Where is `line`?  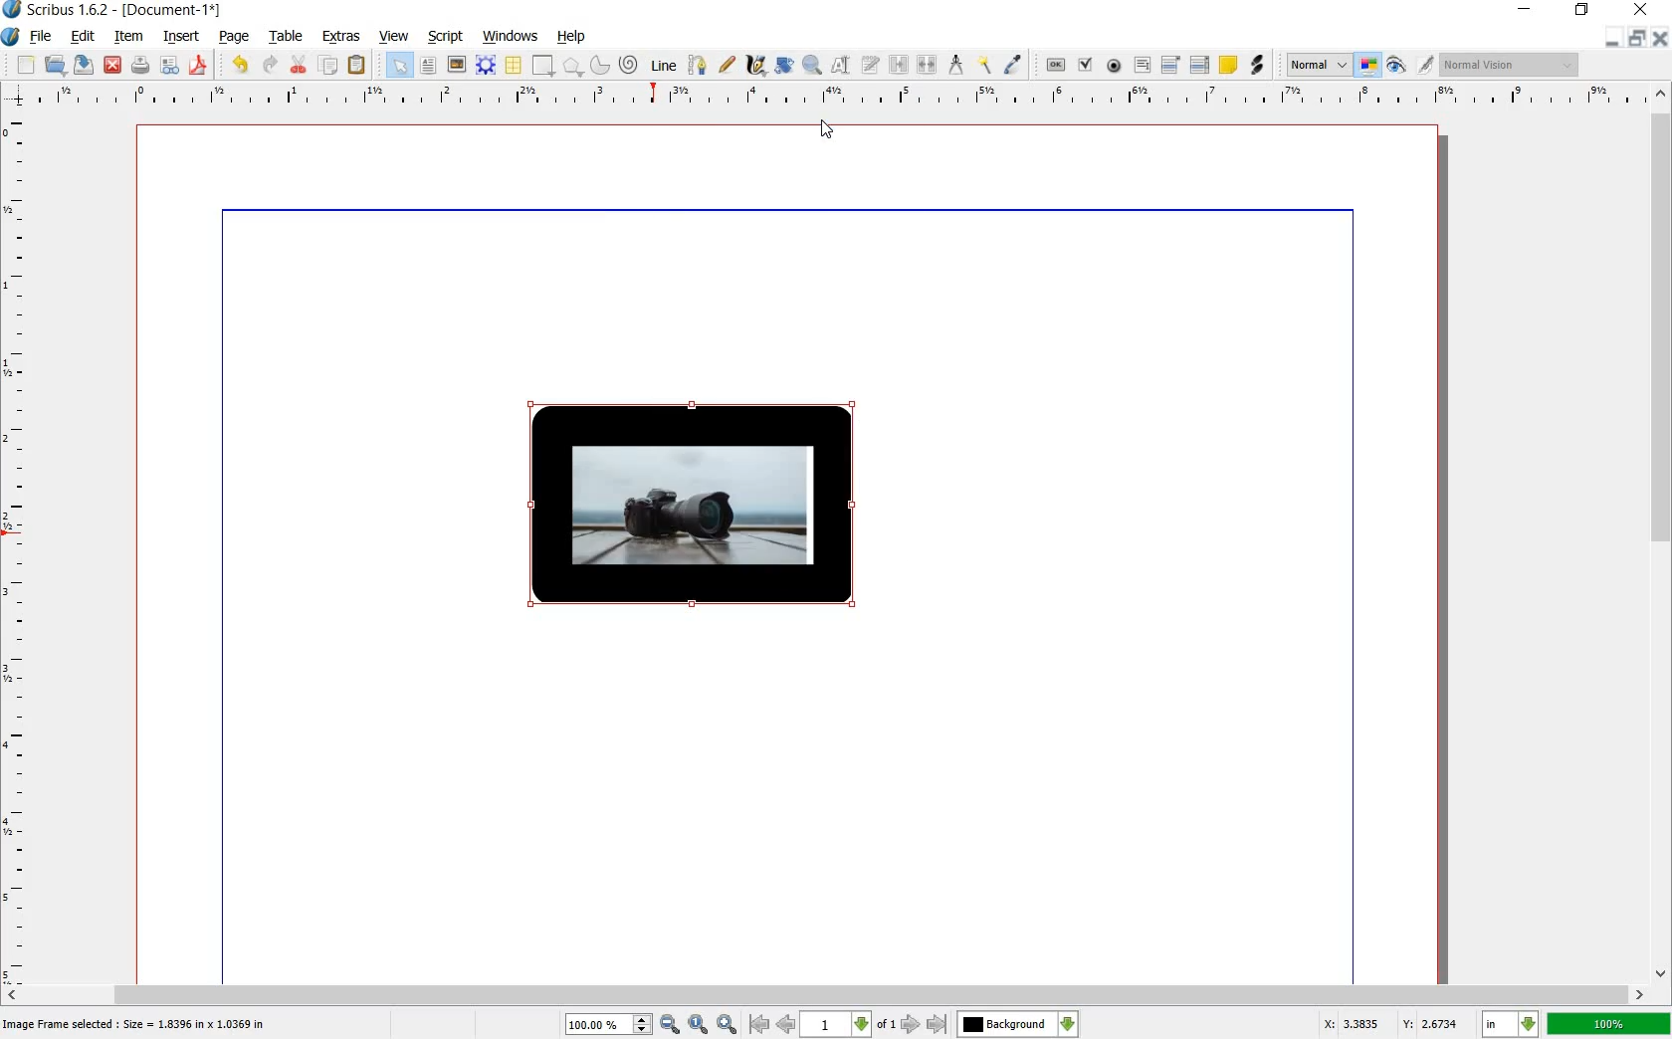 line is located at coordinates (663, 66).